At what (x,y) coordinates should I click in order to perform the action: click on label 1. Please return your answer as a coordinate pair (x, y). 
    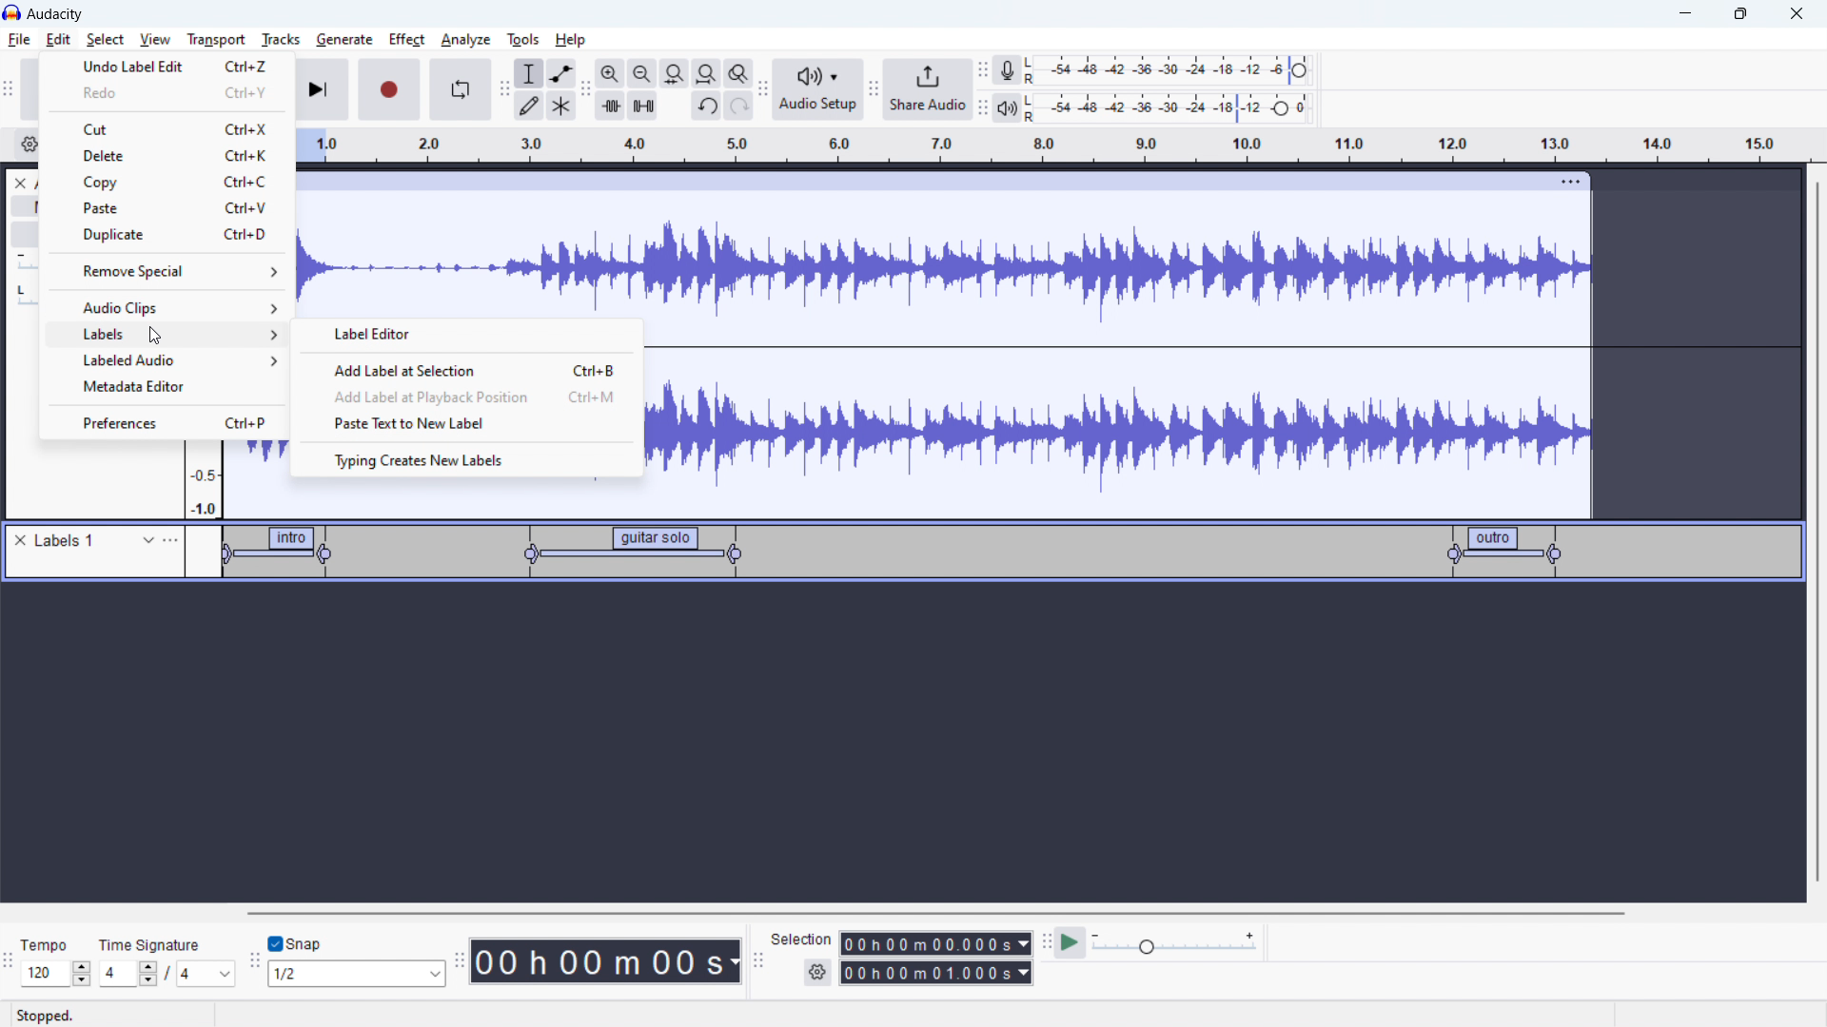
    Looking at the image, I should click on (282, 554).